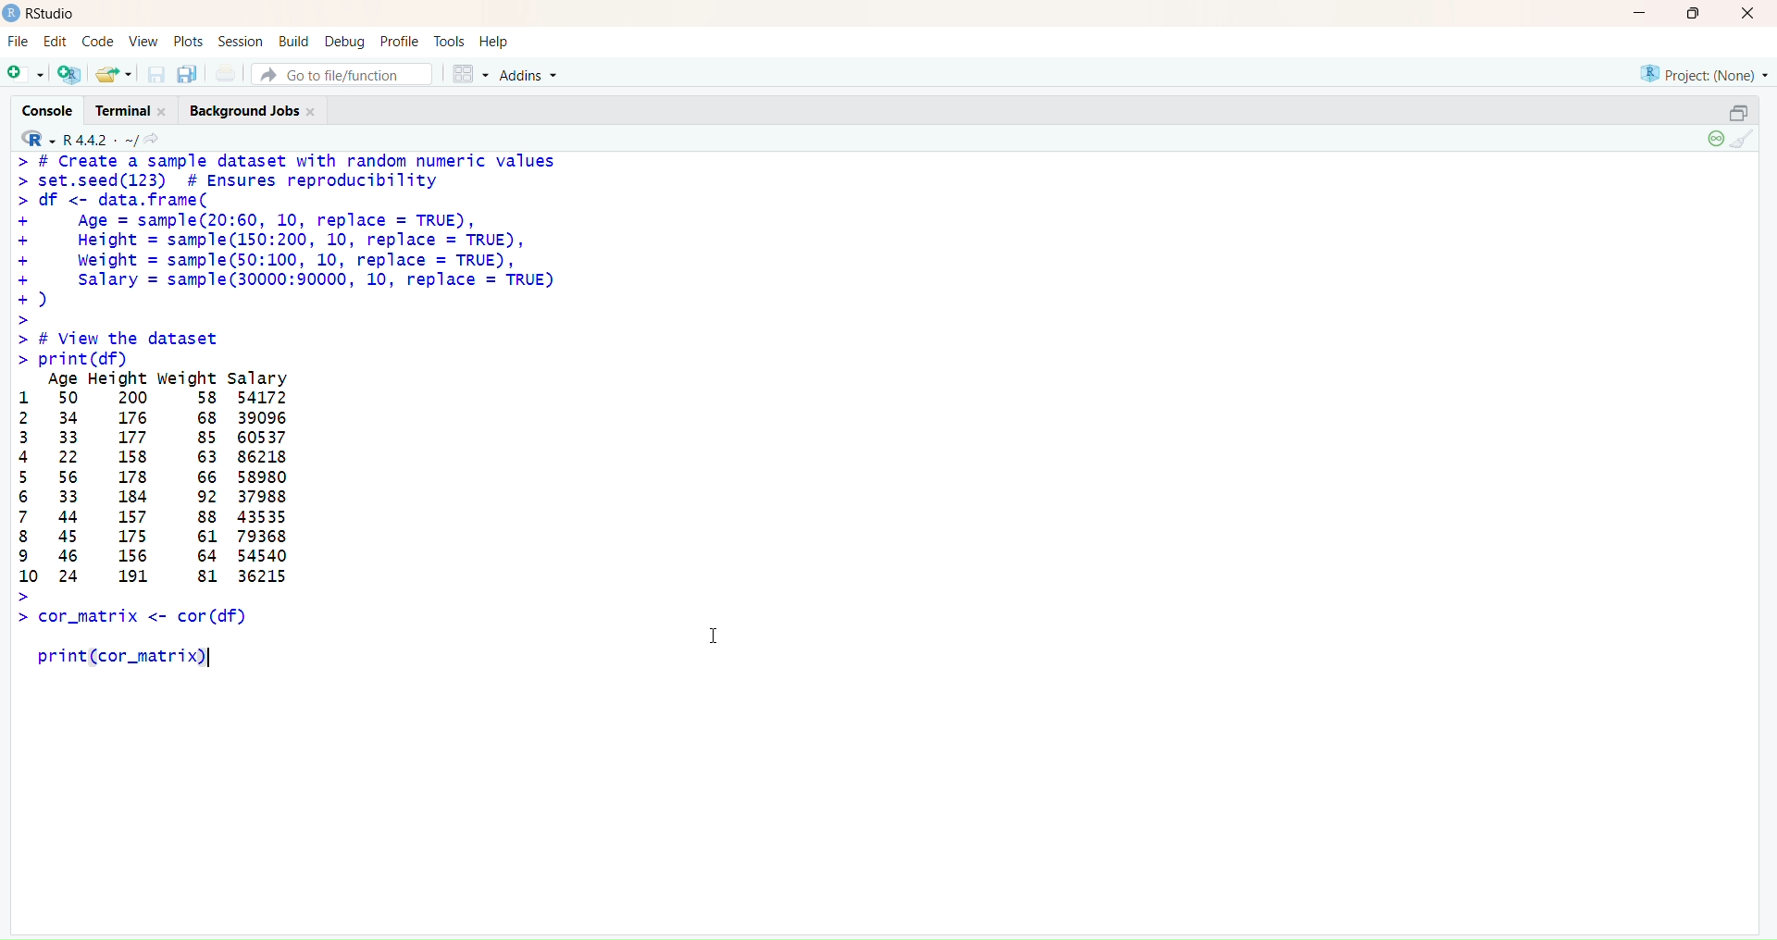 Image resolution: width=1777 pixels, height=940 pixels. Describe the element at coordinates (102, 138) in the screenshot. I see `R442/ ~/` at that location.